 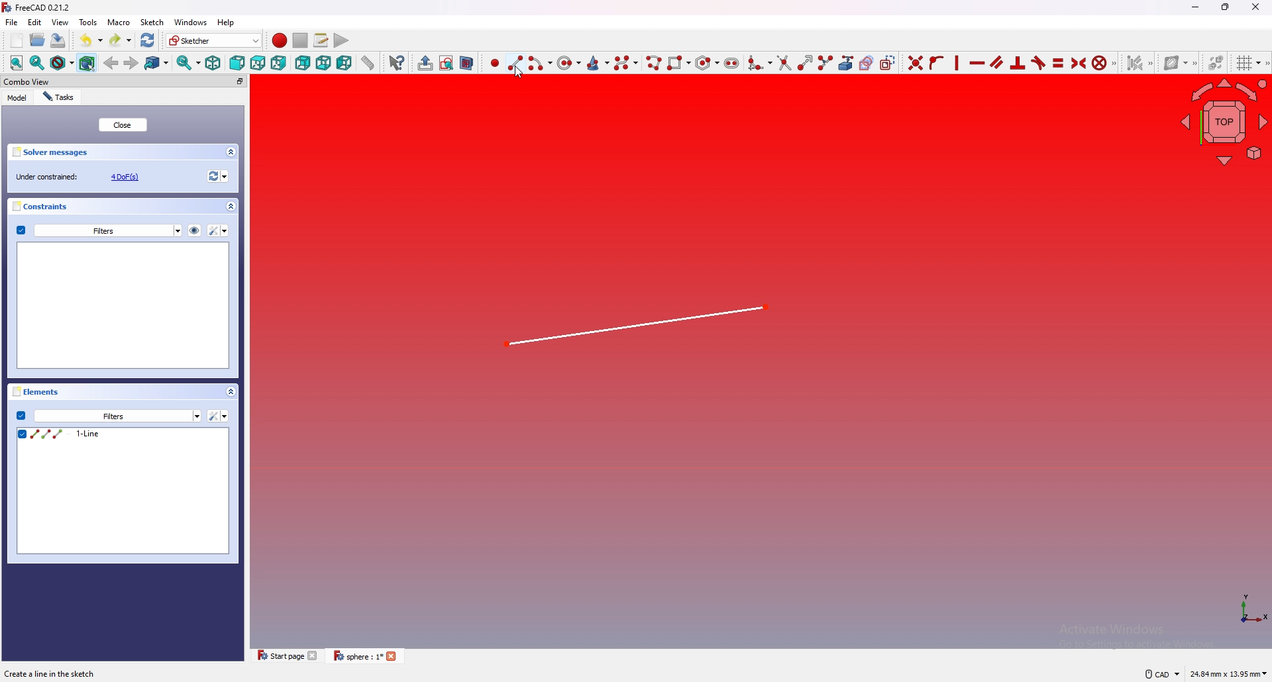 What do you see at coordinates (423, 62) in the screenshot?
I see `Leave sketch` at bounding box center [423, 62].